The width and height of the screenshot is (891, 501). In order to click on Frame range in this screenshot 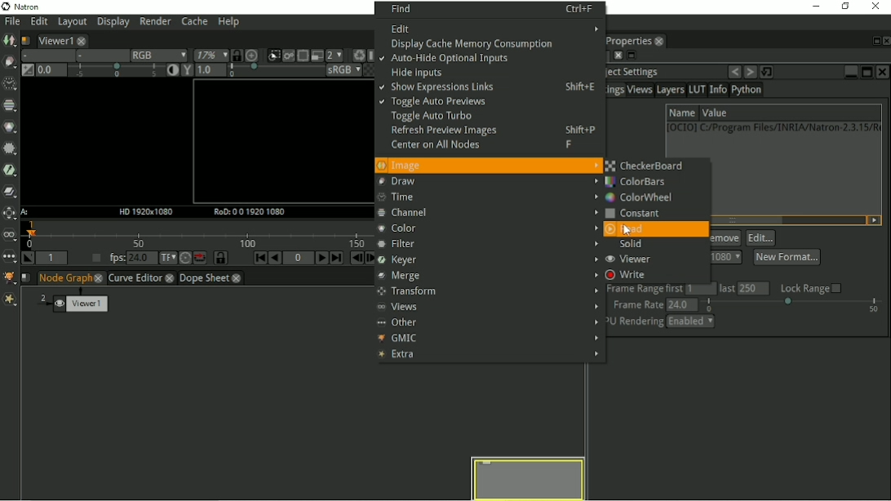, I will do `click(692, 289)`.